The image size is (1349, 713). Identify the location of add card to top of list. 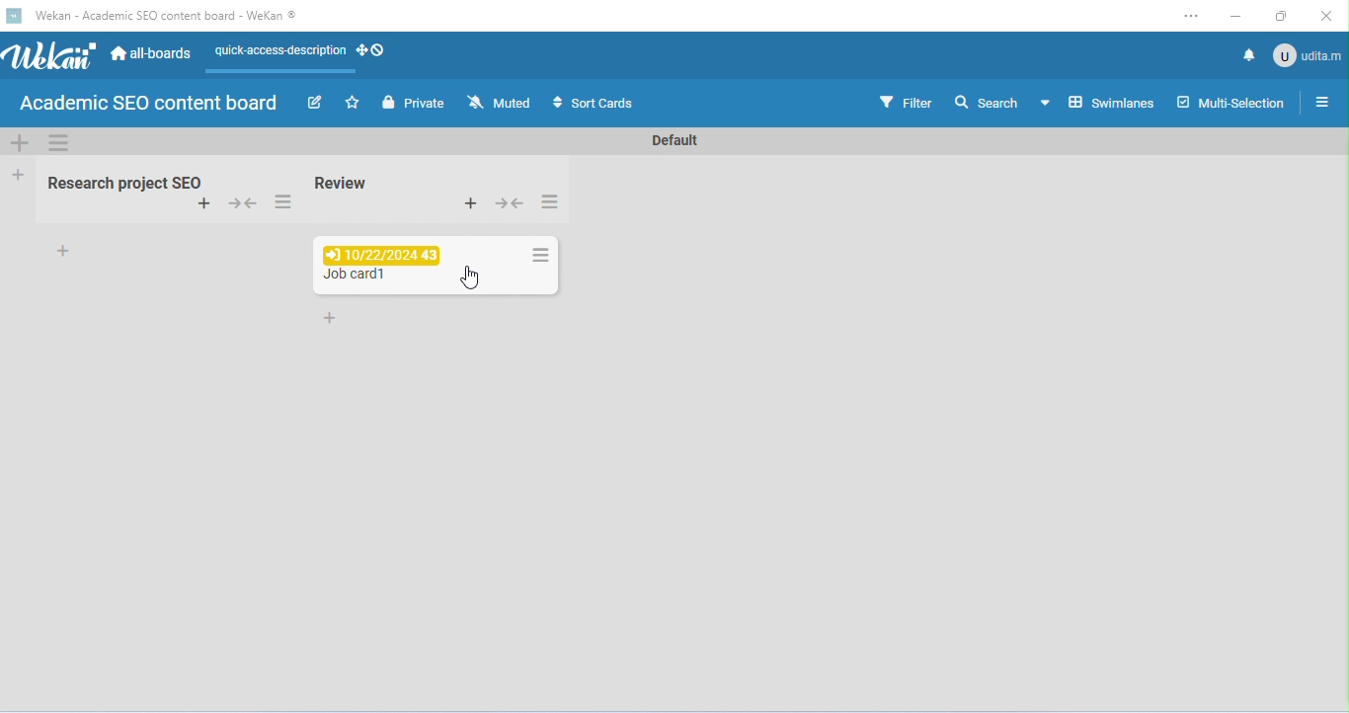
(469, 201).